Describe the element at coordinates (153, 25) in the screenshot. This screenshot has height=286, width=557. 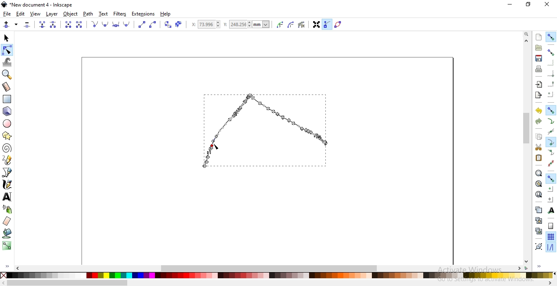
I see `make selected segments curve` at that location.